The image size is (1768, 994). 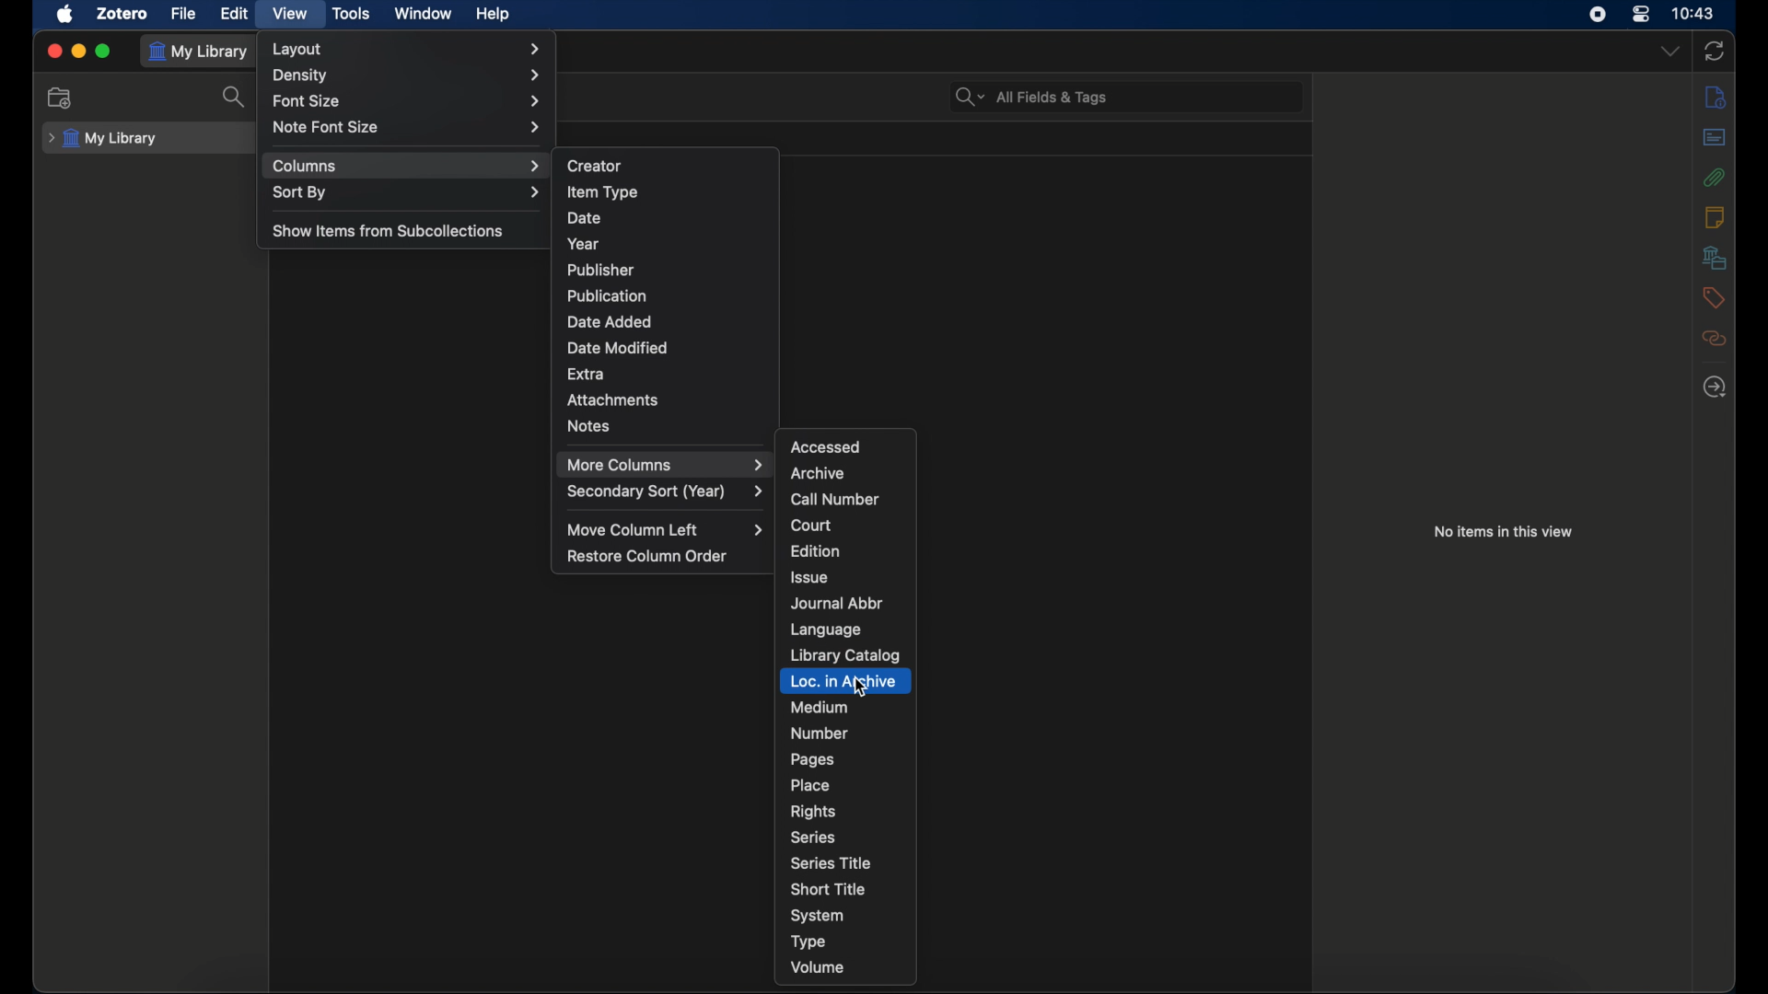 What do you see at coordinates (835, 498) in the screenshot?
I see `call number` at bounding box center [835, 498].